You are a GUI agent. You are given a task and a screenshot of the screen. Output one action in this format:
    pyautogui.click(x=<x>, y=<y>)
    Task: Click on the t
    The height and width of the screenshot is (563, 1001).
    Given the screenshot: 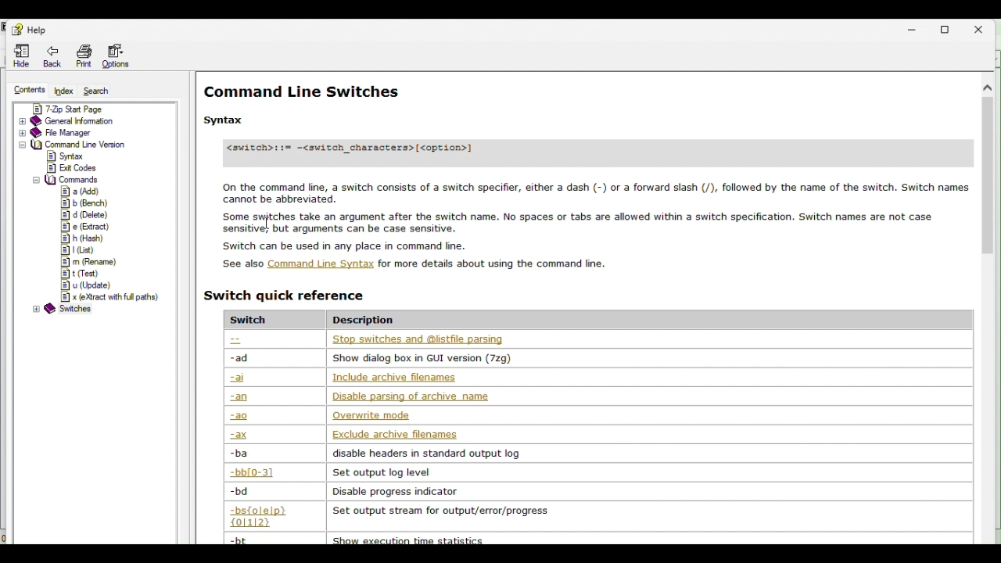 What is the action you would take?
    pyautogui.click(x=97, y=274)
    